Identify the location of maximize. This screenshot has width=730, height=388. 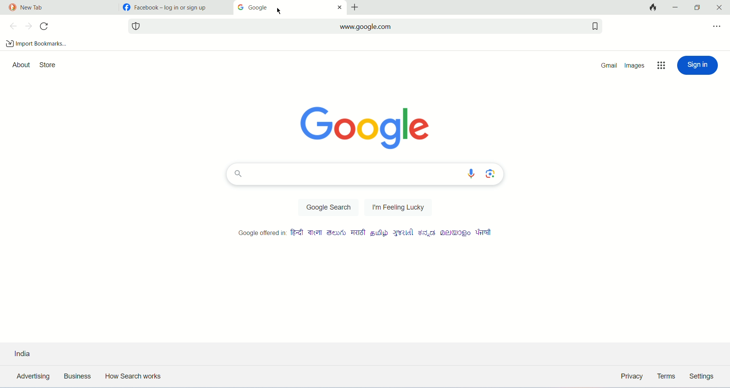
(697, 8).